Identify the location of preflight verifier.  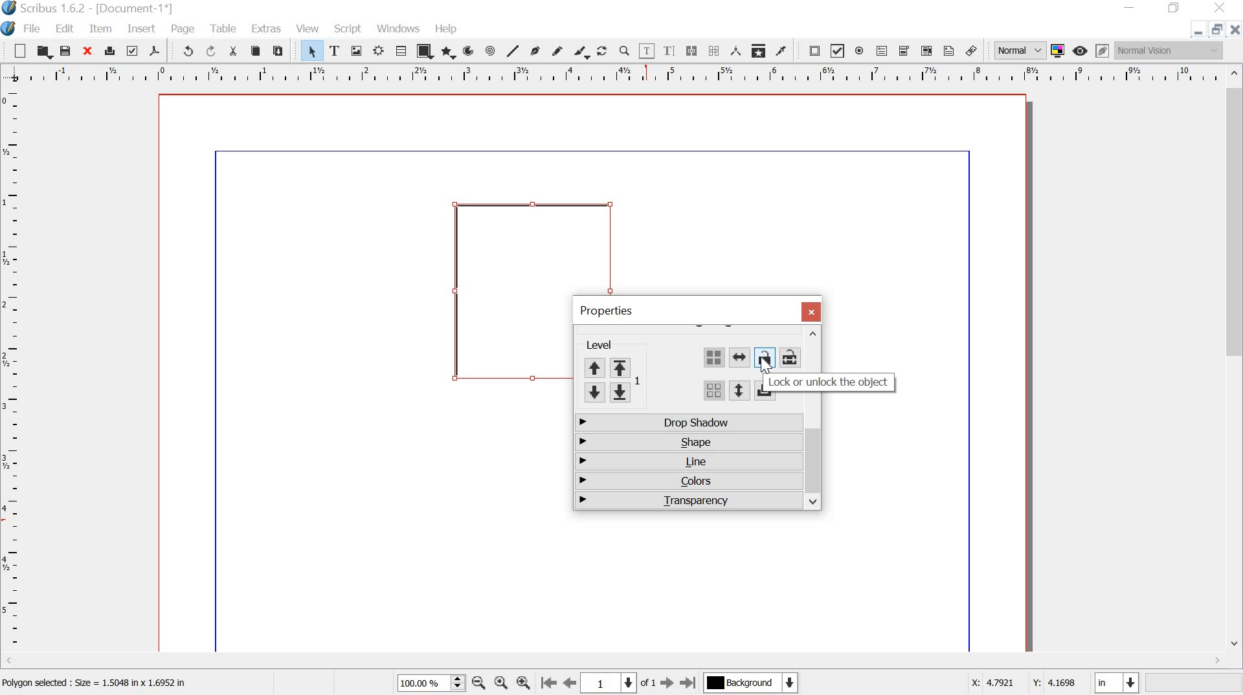
(133, 52).